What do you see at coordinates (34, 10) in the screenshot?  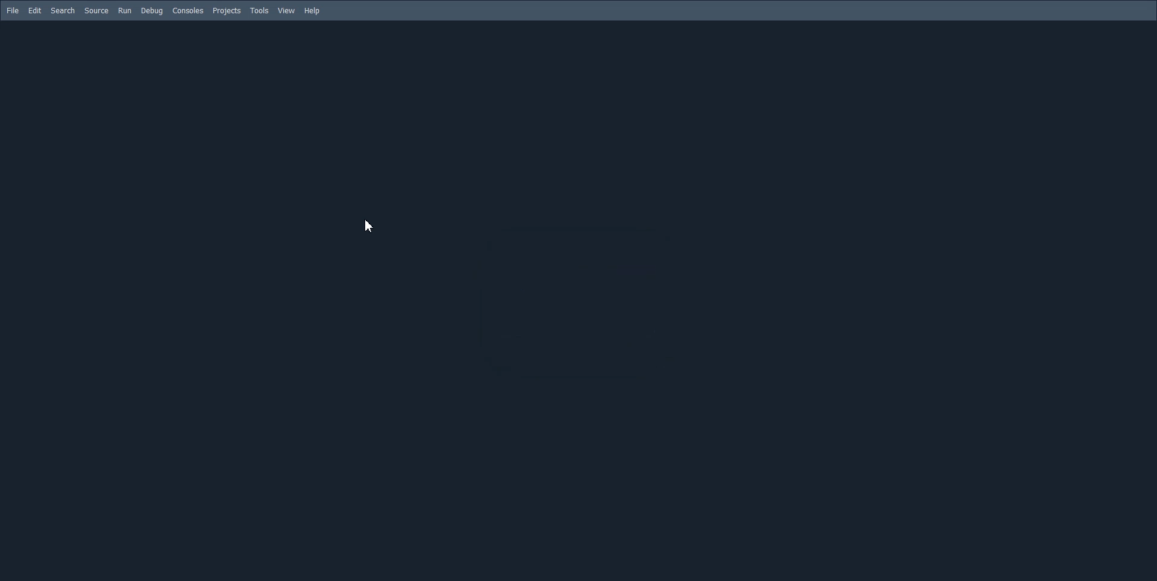 I see `Edit` at bounding box center [34, 10].